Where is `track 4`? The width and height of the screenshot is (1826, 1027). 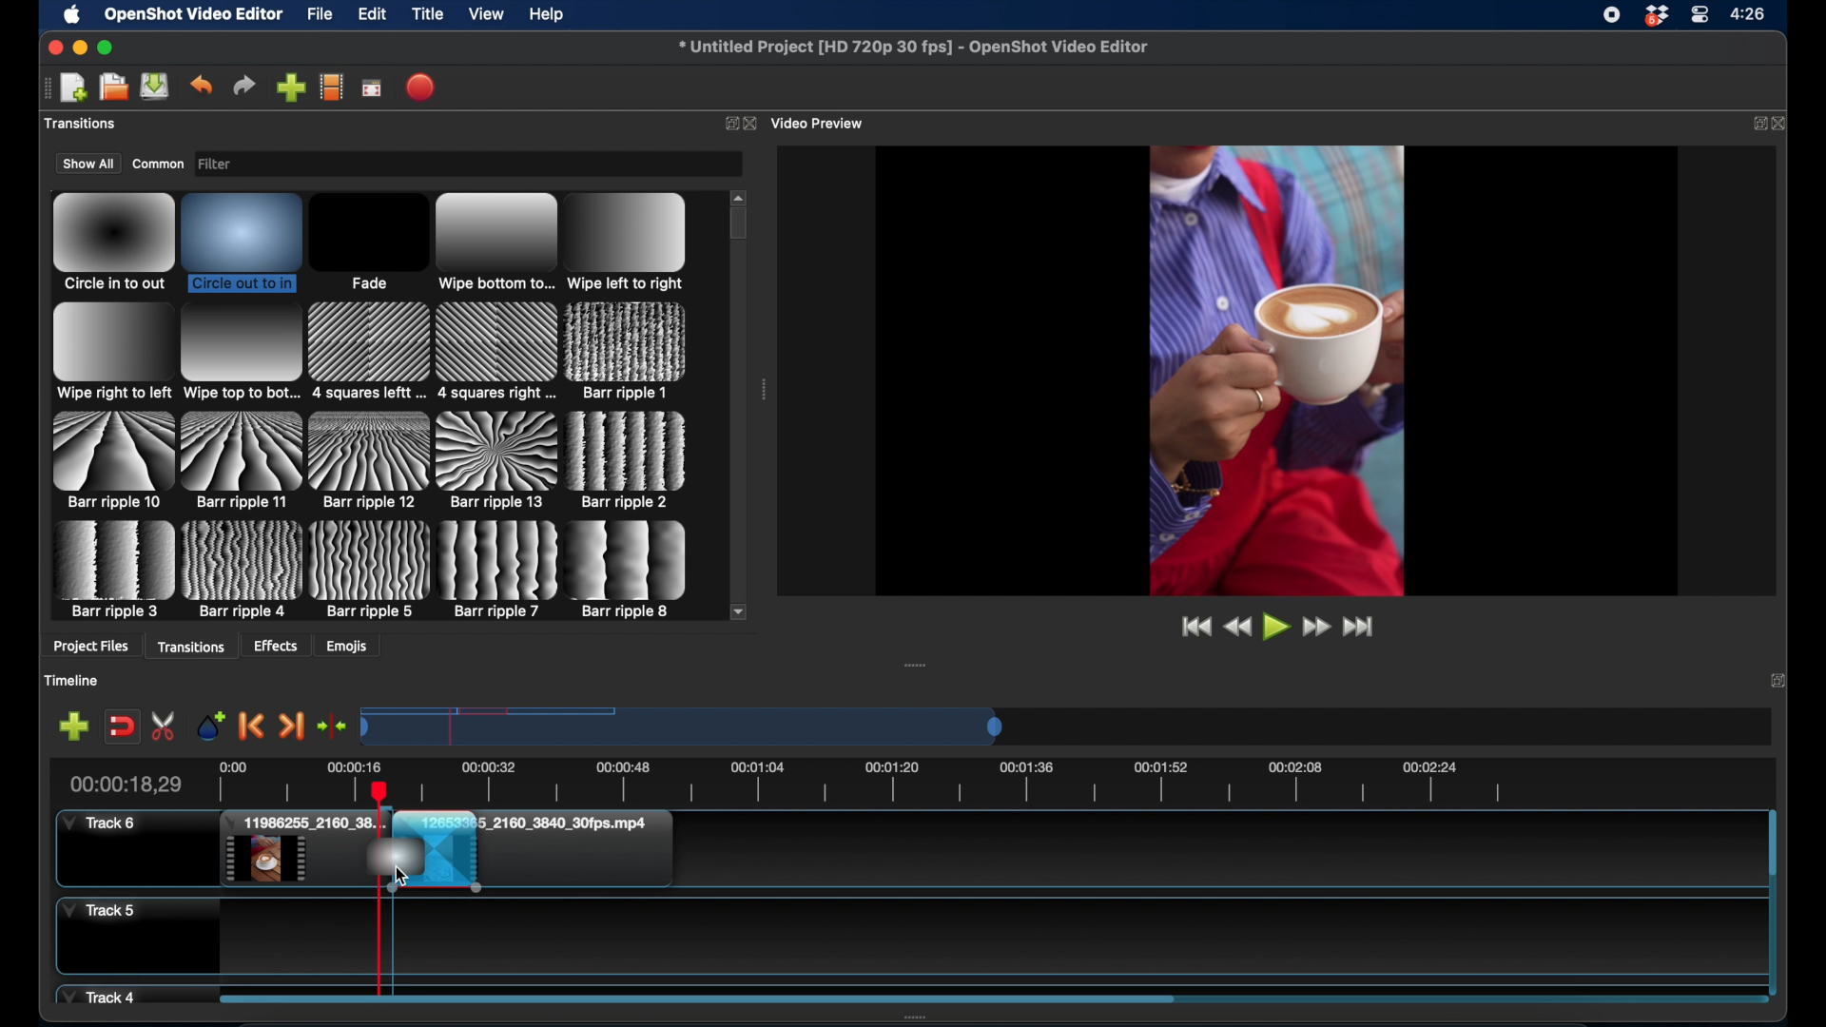
track 4 is located at coordinates (102, 995).